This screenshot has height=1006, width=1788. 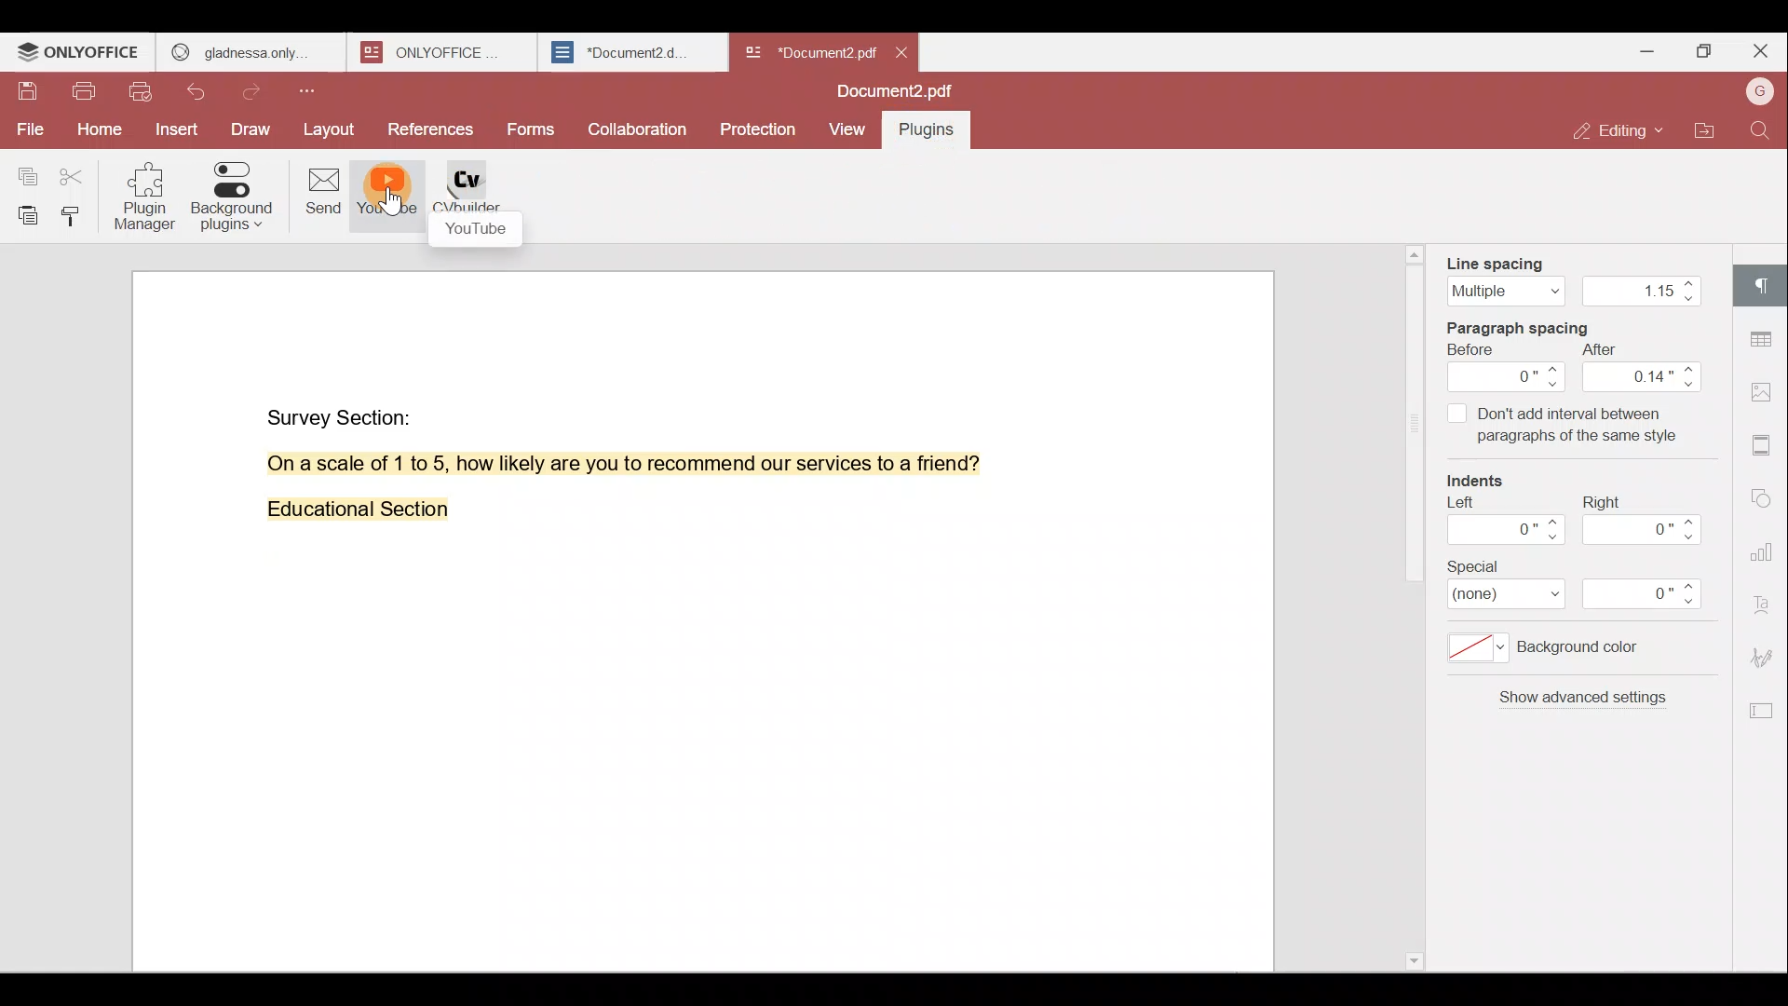 I want to click on Before, so click(x=1508, y=368).